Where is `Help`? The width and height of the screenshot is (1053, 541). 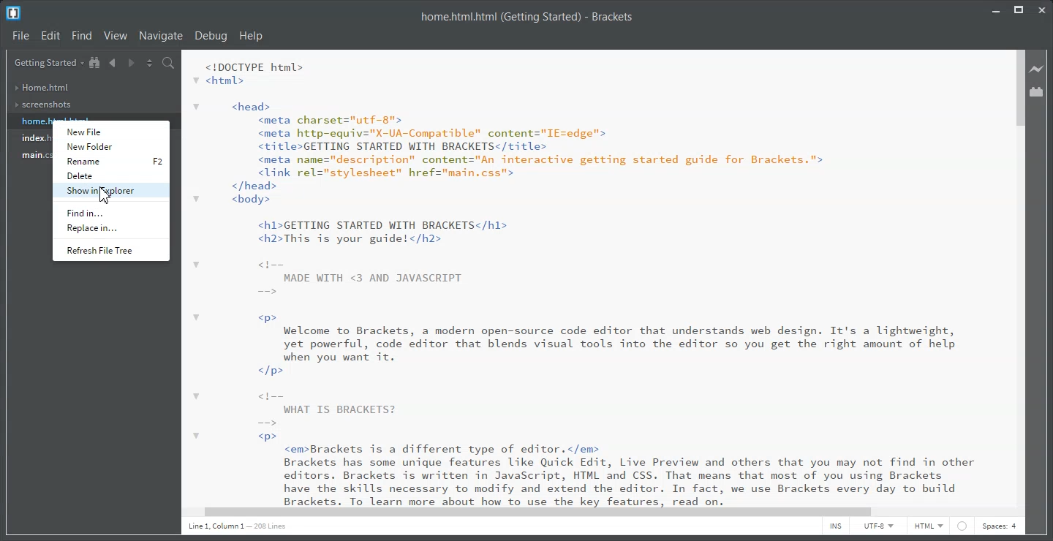
Help is located at coordinates (252, 36).